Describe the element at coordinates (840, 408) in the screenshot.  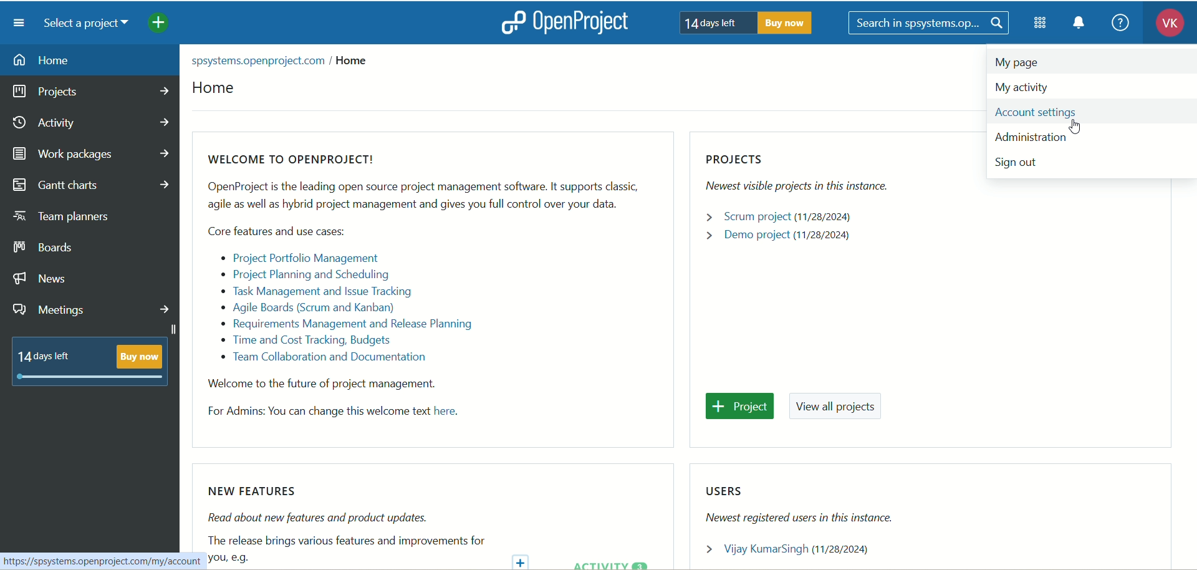
I see `view all projects` at that location.